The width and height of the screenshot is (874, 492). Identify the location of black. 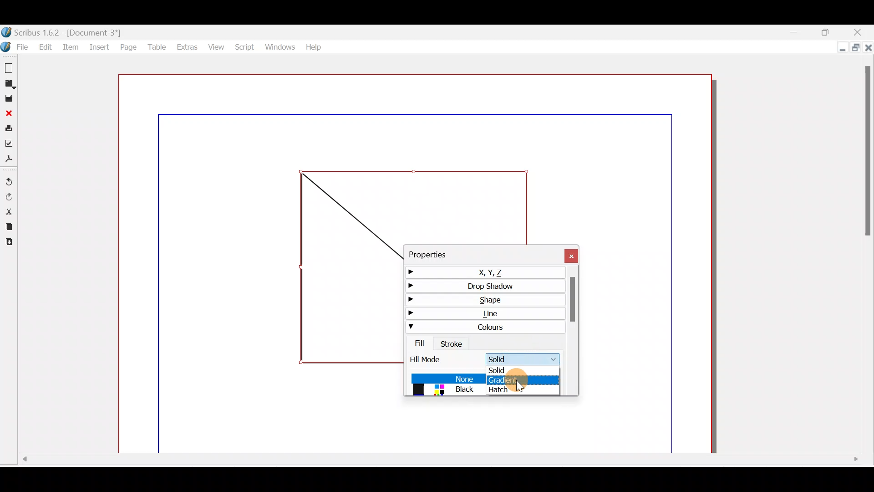
(466, 390).